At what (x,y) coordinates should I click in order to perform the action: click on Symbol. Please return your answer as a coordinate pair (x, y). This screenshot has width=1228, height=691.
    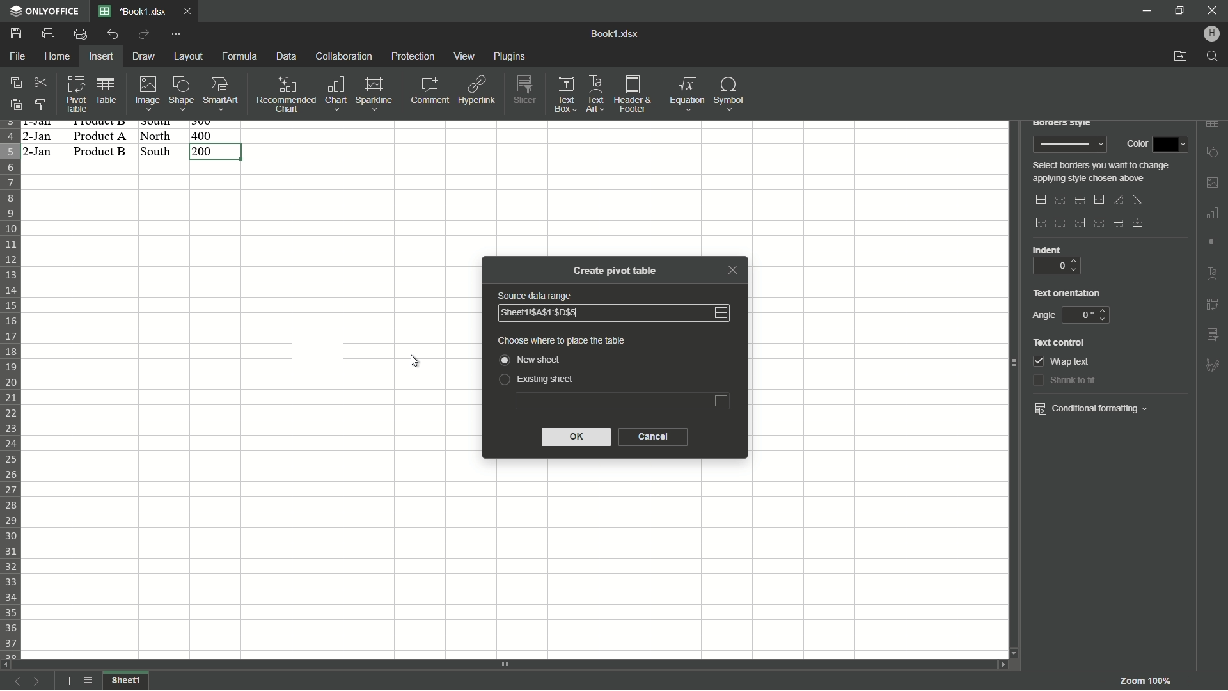
    Looking at the image, I should click on (731, 95).